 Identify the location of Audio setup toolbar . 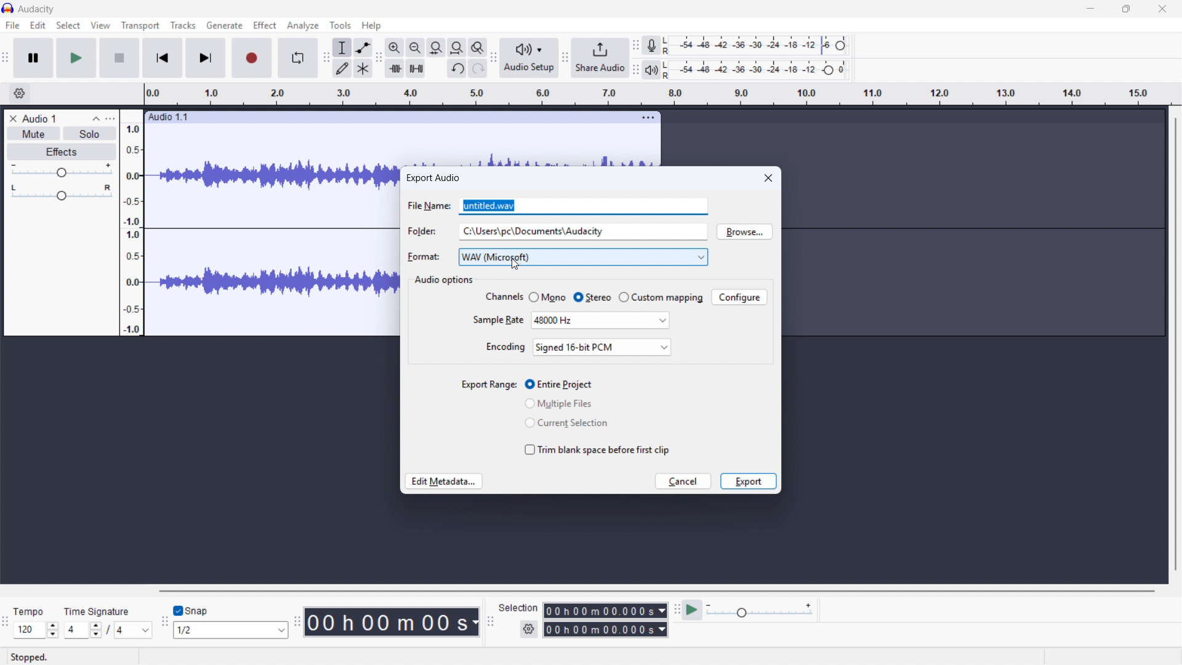
(493, 59).